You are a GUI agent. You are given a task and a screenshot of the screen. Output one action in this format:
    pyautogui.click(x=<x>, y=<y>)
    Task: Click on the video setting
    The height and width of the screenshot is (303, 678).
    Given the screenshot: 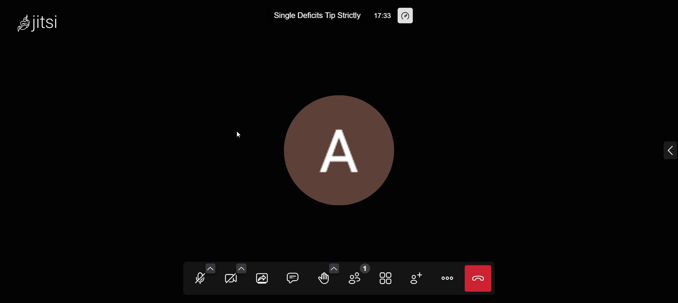 What is the action you would take?
    pyautogui.click(x=242, y=268)
    